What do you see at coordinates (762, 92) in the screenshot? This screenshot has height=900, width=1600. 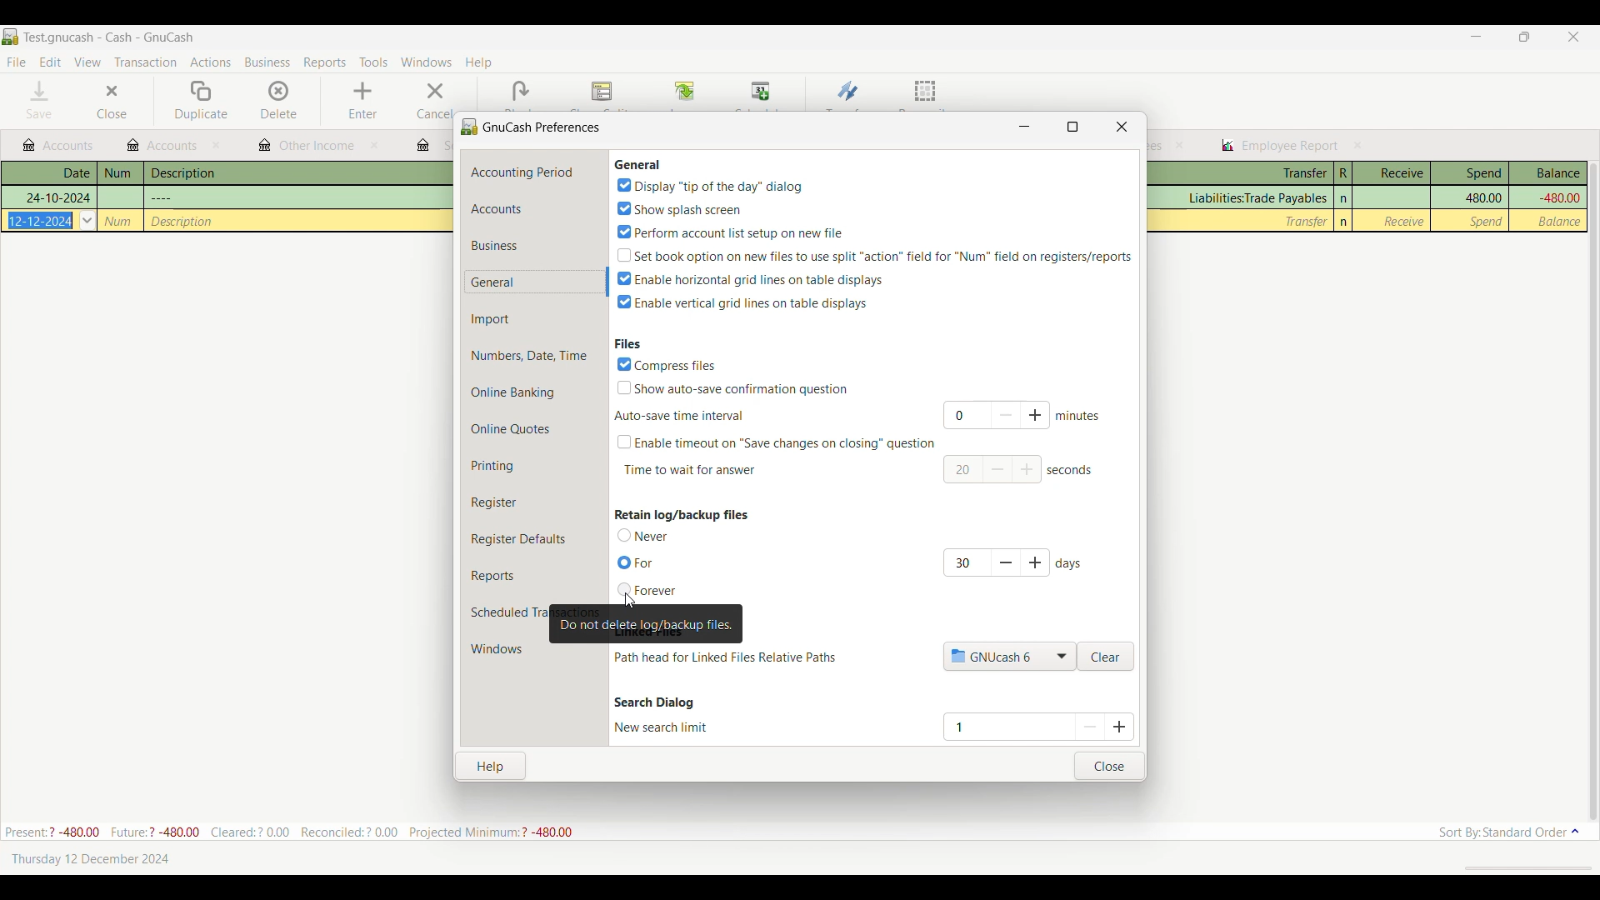 I see `Schedule` at bounding box center [762, 92].